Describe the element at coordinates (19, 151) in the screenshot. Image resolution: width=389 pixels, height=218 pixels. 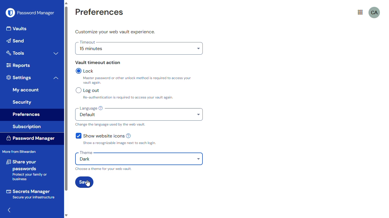
I see `more from bitwarden` at that location.